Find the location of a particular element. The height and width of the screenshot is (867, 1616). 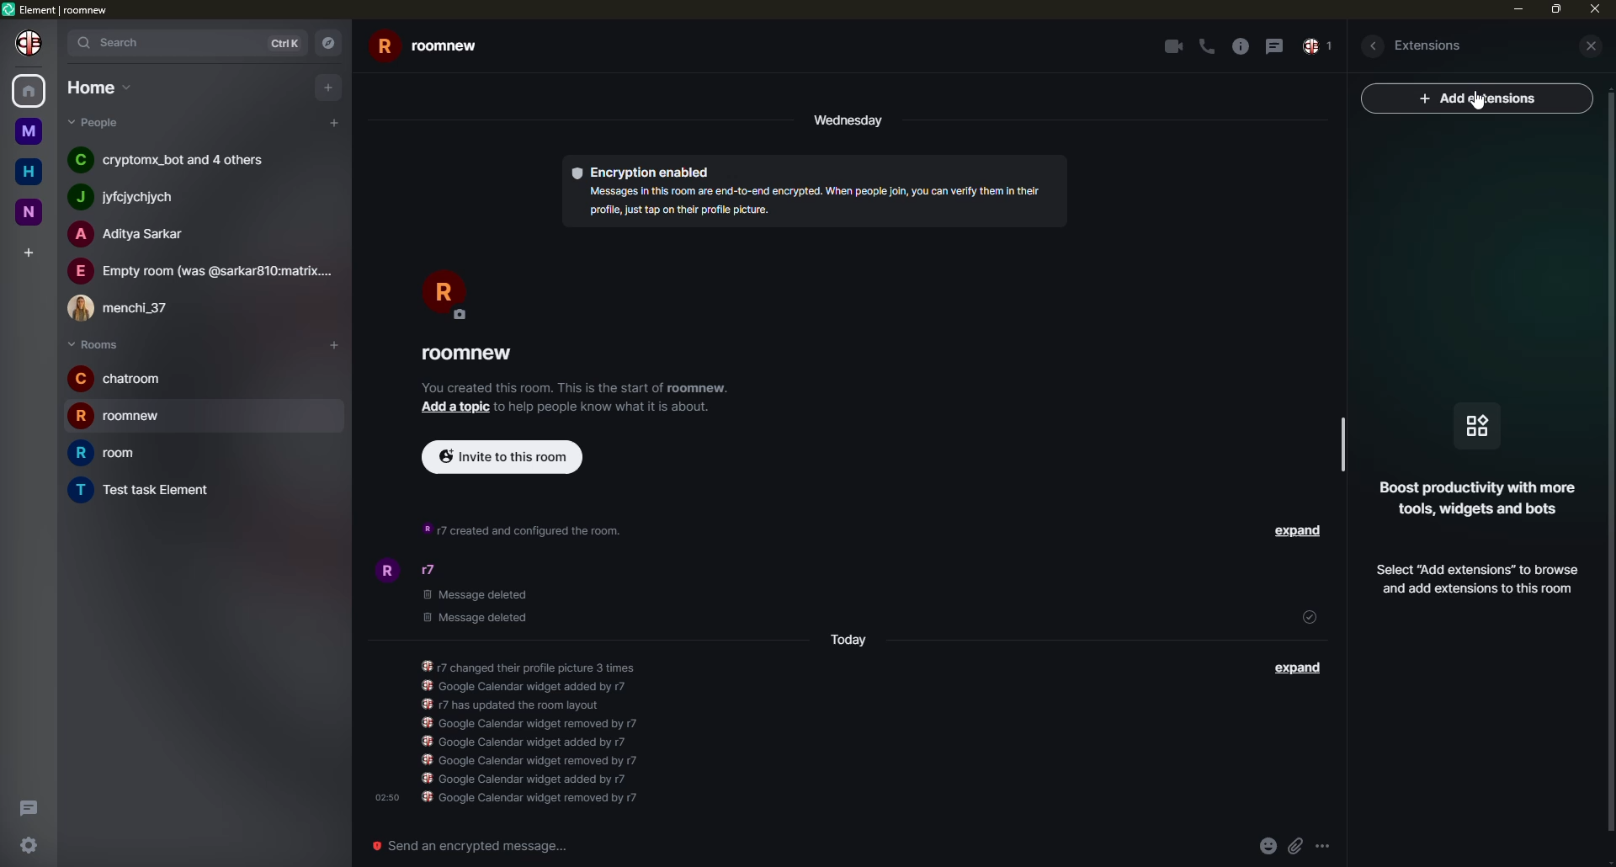

room is located at coordinates (428, 48).